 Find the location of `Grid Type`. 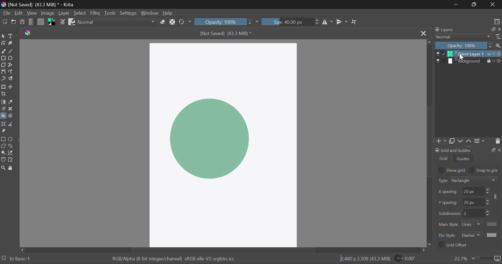

Grid Type is located at coordinates (469, 181).